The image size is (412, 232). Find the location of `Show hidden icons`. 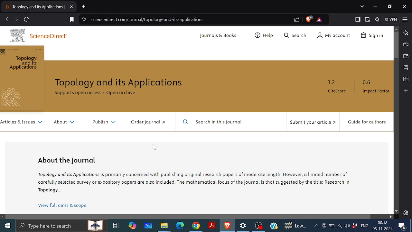

Show hidden icons is located at coordinates (316, 226).